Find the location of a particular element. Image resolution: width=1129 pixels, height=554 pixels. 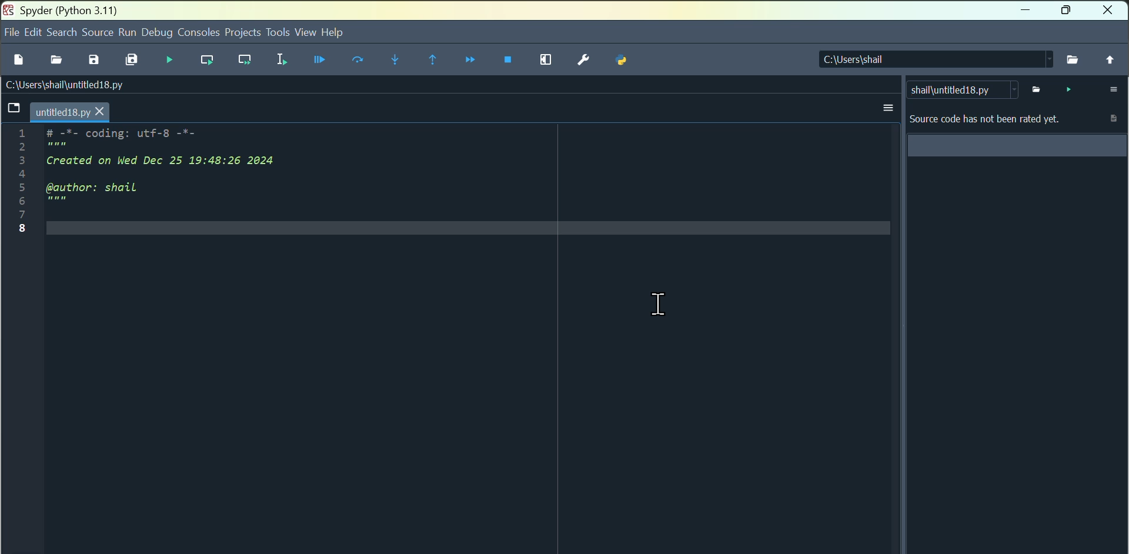

options is located at coordinates (1111, 89).